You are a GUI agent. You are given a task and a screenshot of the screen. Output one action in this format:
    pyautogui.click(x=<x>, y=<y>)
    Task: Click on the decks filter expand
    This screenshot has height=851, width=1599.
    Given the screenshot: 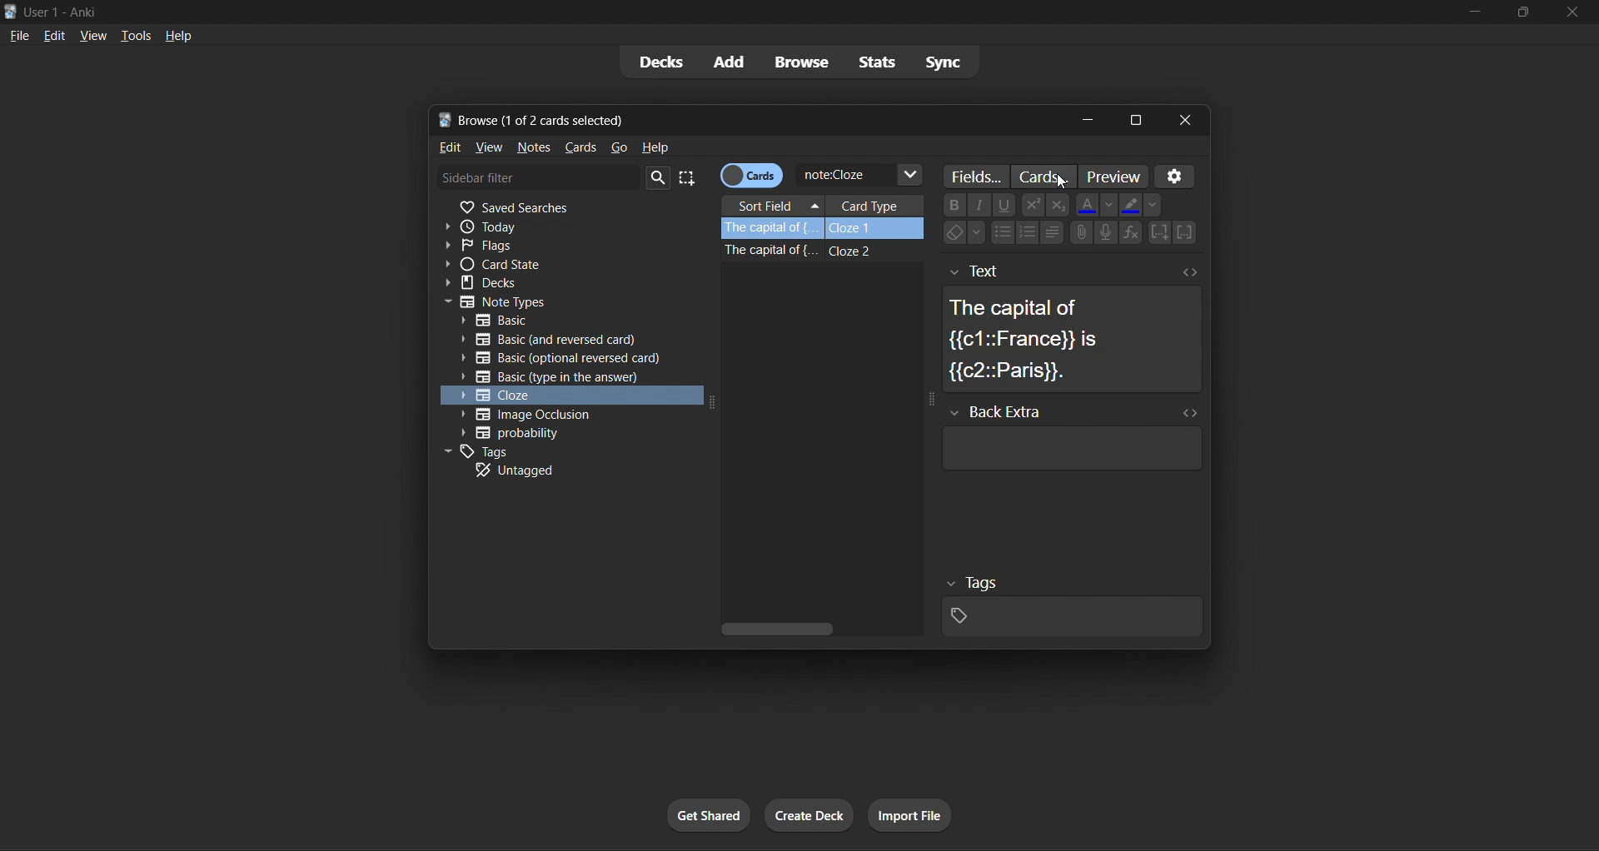 What is the action you would take?
    pyautogui.click(x=565, y=283)
    